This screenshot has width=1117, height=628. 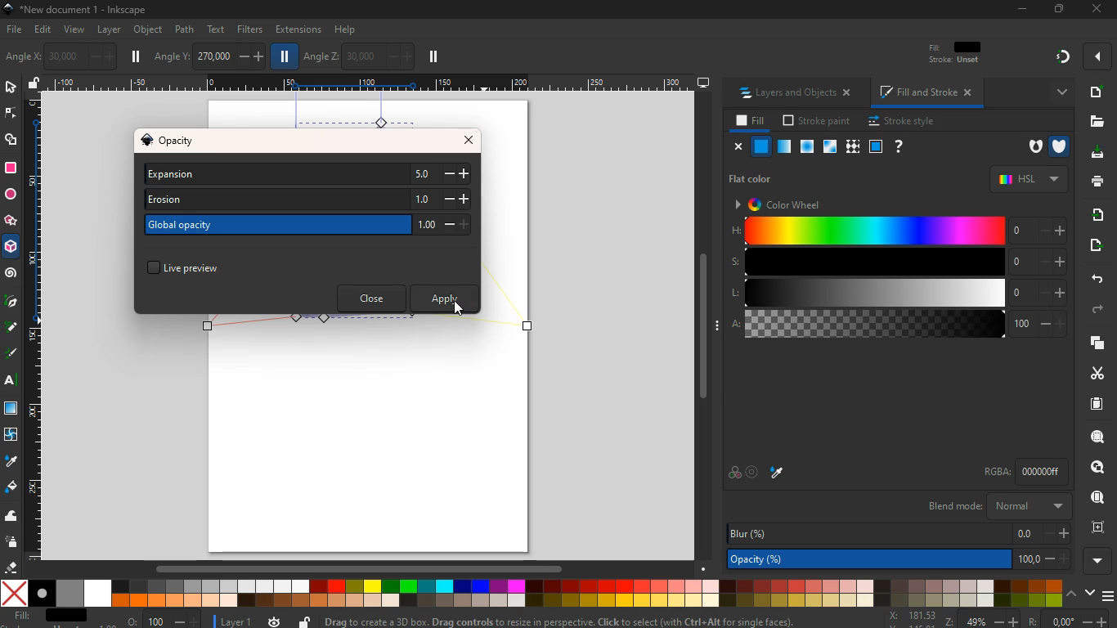 What do you see at coordinates (828, 147) in the screenshot?
I see `glass` at bounding box center [828, 147].